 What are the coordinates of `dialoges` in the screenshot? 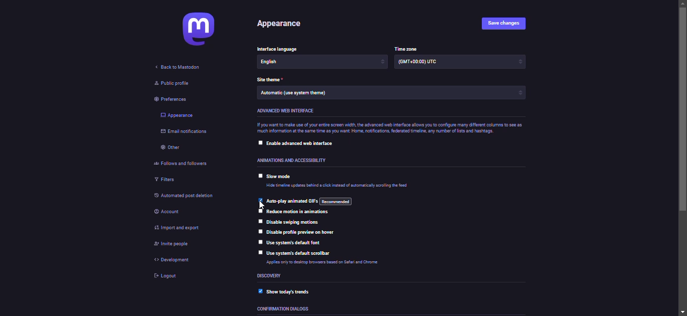 It's located at (284, 309).